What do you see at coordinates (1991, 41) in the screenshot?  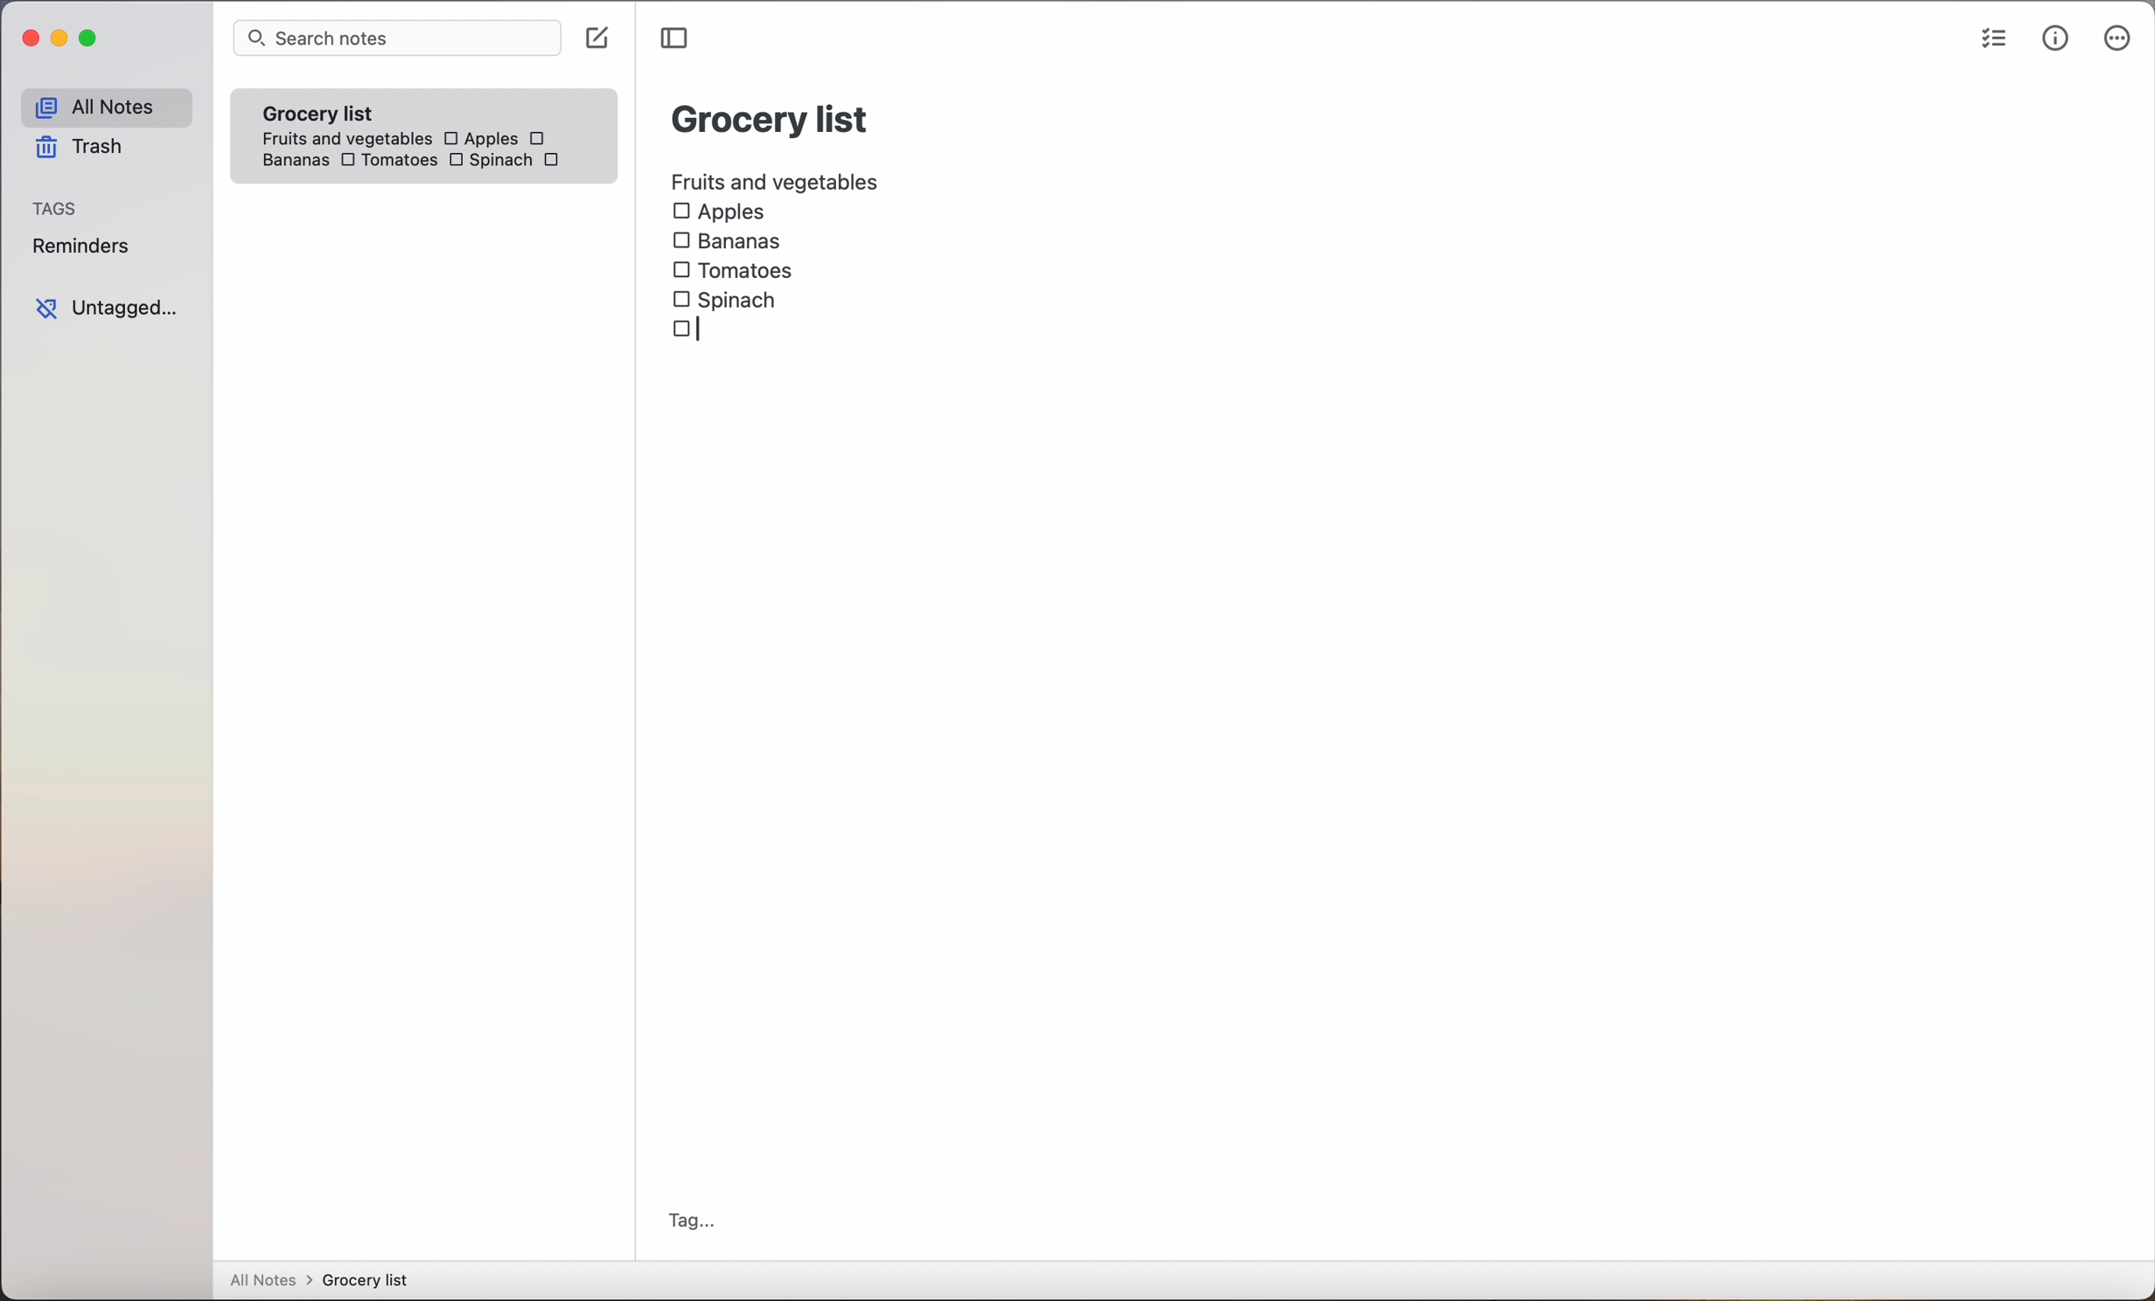 I see `checklist` at bounding box center [1991, 41].